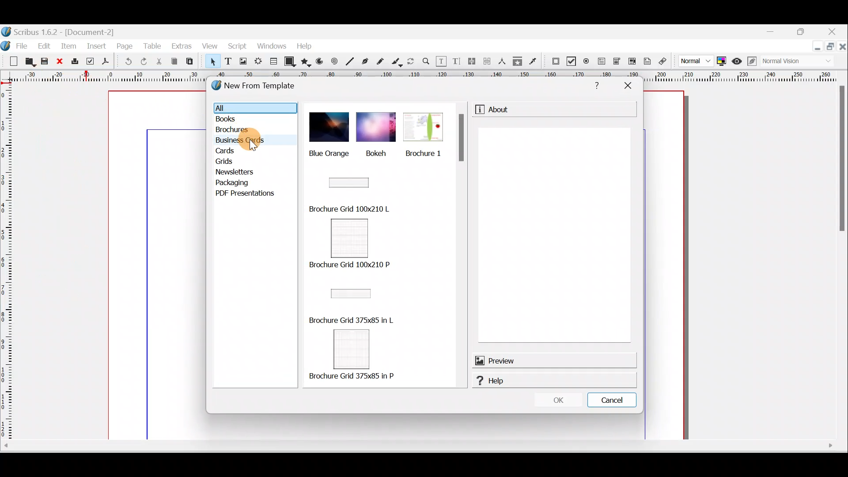  What do you see at coordinates (320, 62) in the screenshot?
I see `Arc` at bounding box center [320, 62].